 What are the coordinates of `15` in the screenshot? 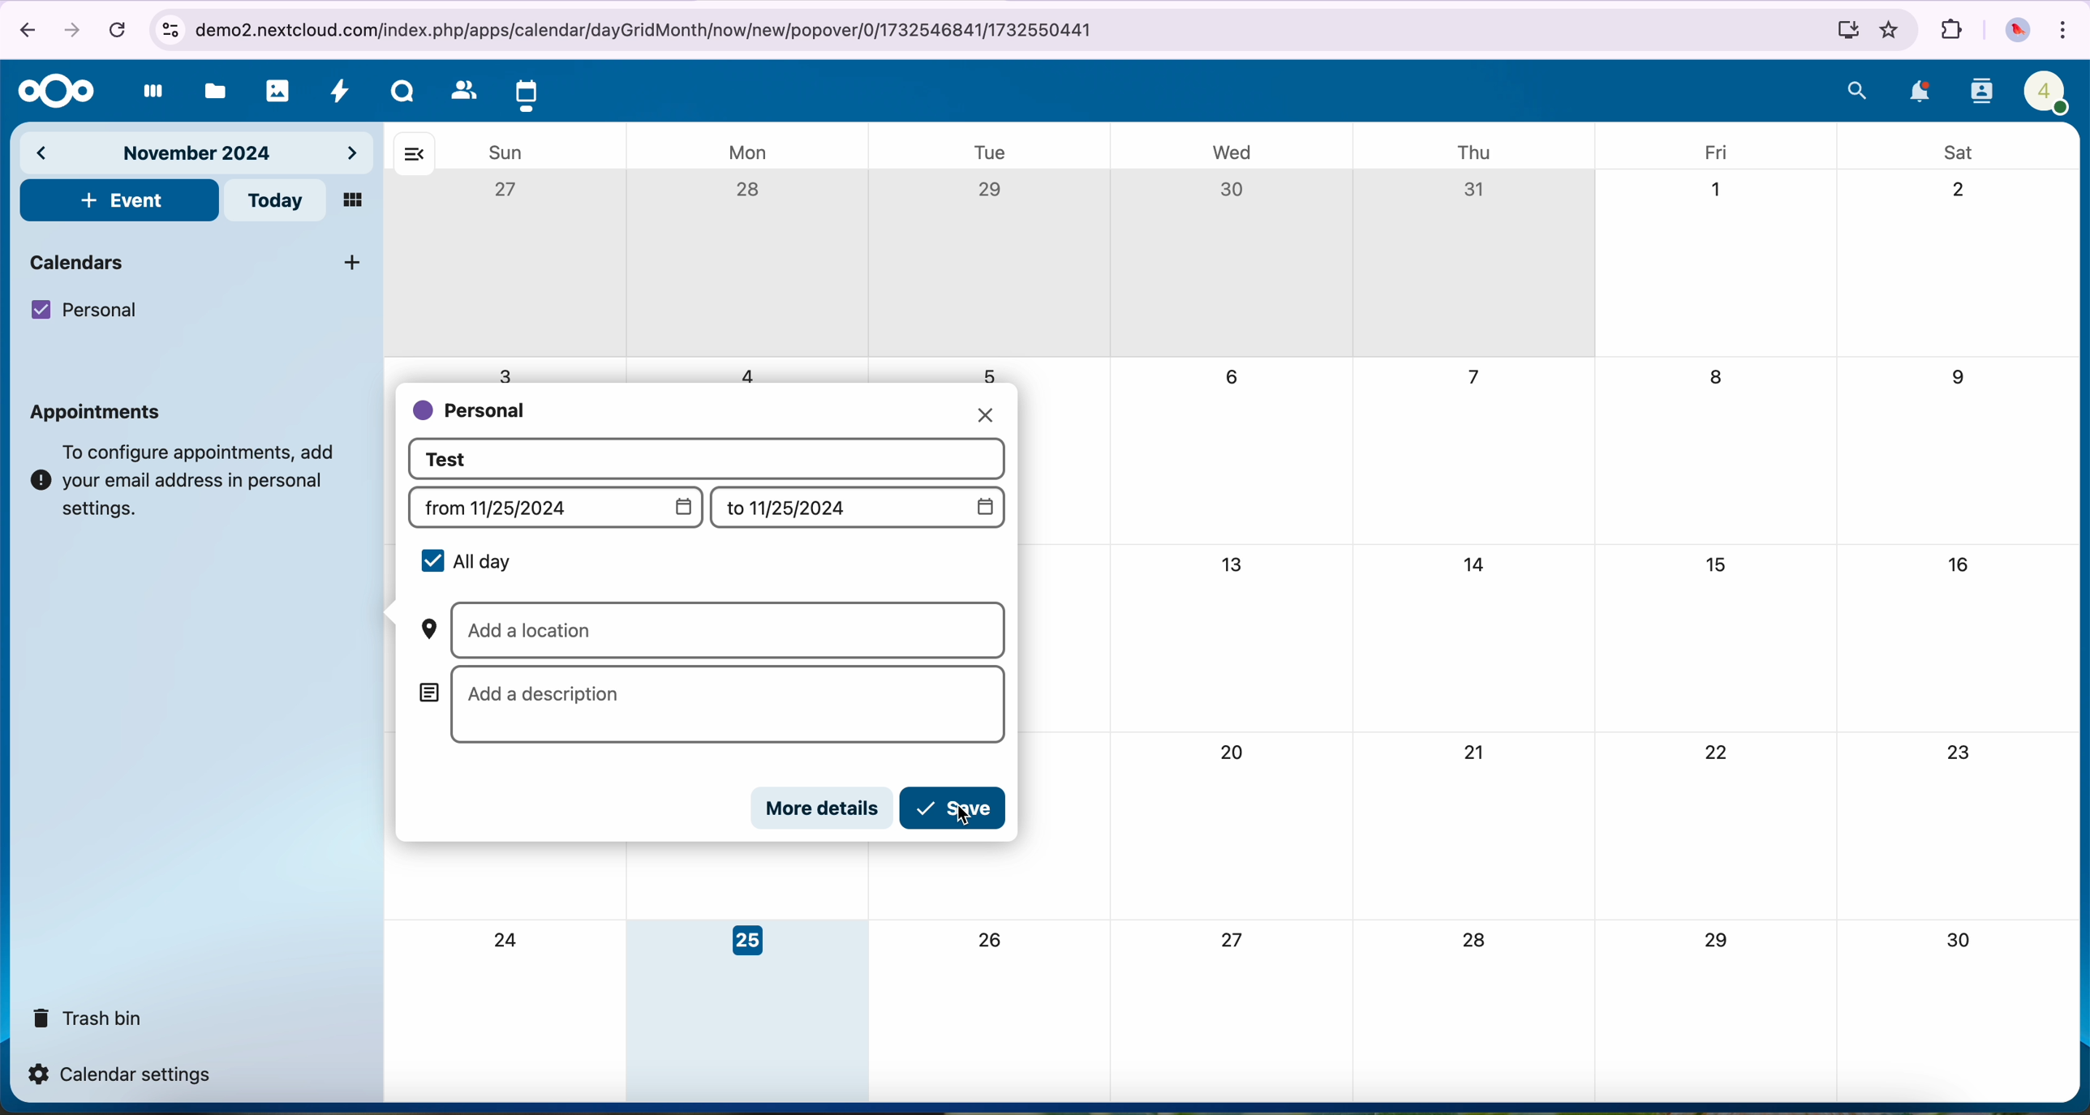 It's located at (1719, 568).